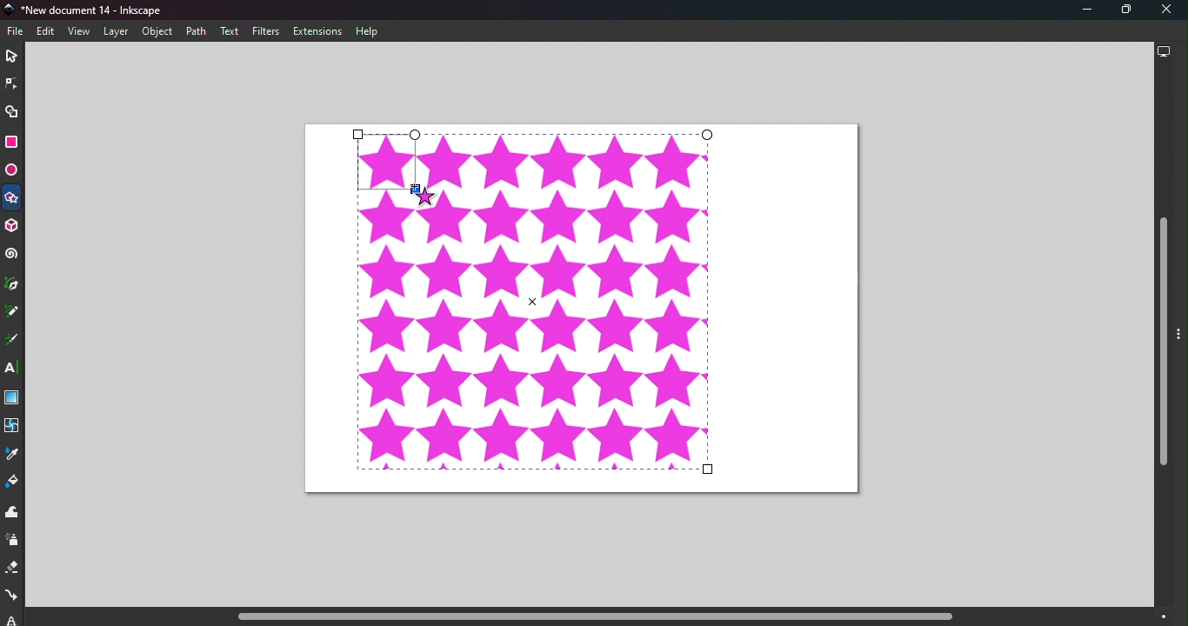 The image size is (1188, 626). Describe the element at coordinates (11, 144) in the screenshot. I see `Rectangle tool` at that location.